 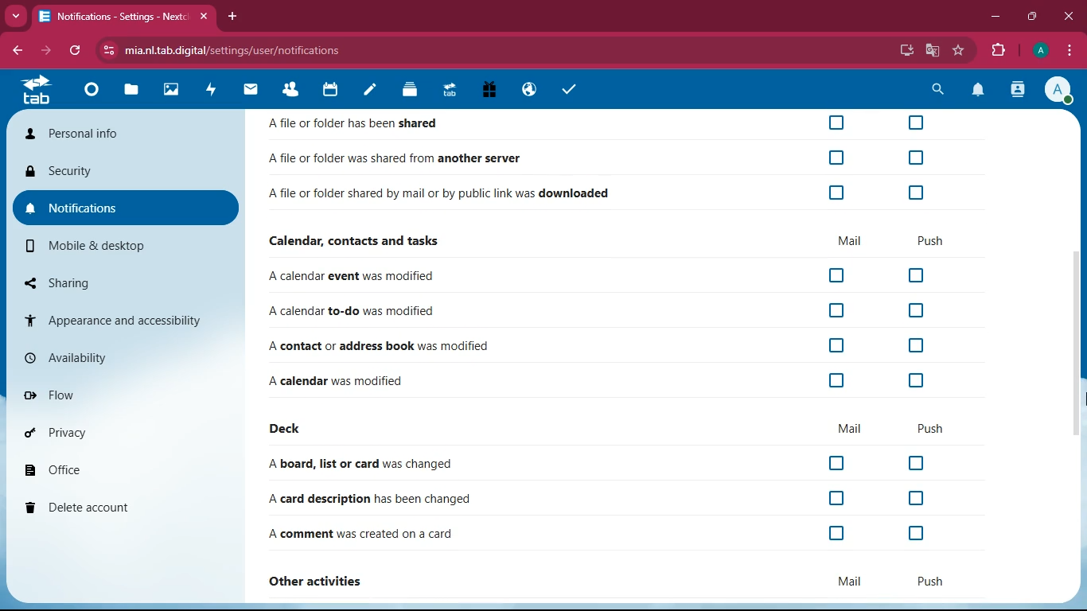 What do you see at coordinates (931, 427) in the screenshot?
I see `push` at bounding box center [931, 427].